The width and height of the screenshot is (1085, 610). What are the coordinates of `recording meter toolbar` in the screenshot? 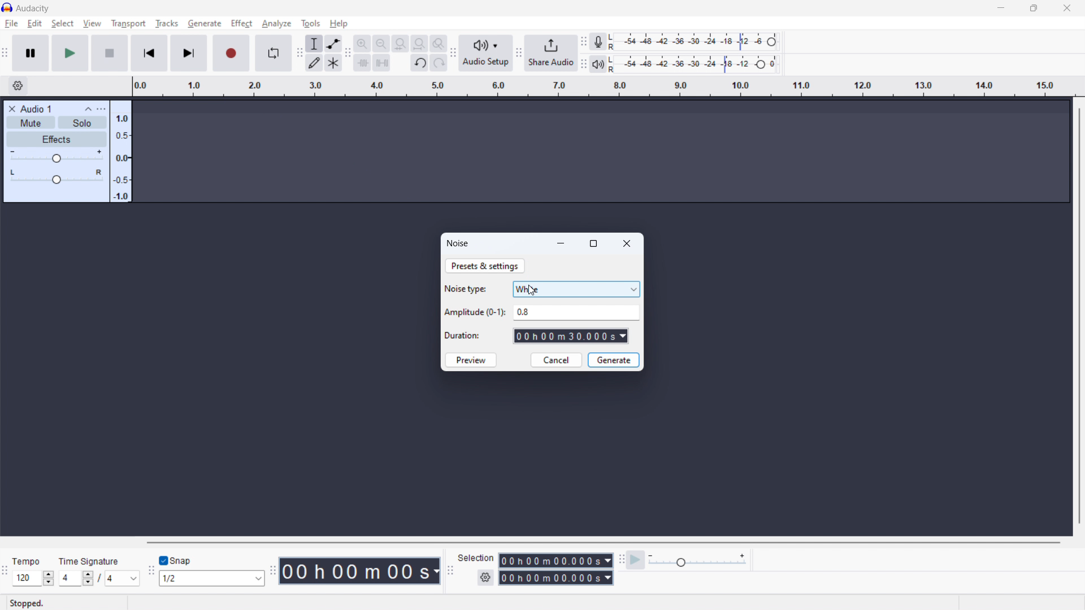 It's located at (584, 42).